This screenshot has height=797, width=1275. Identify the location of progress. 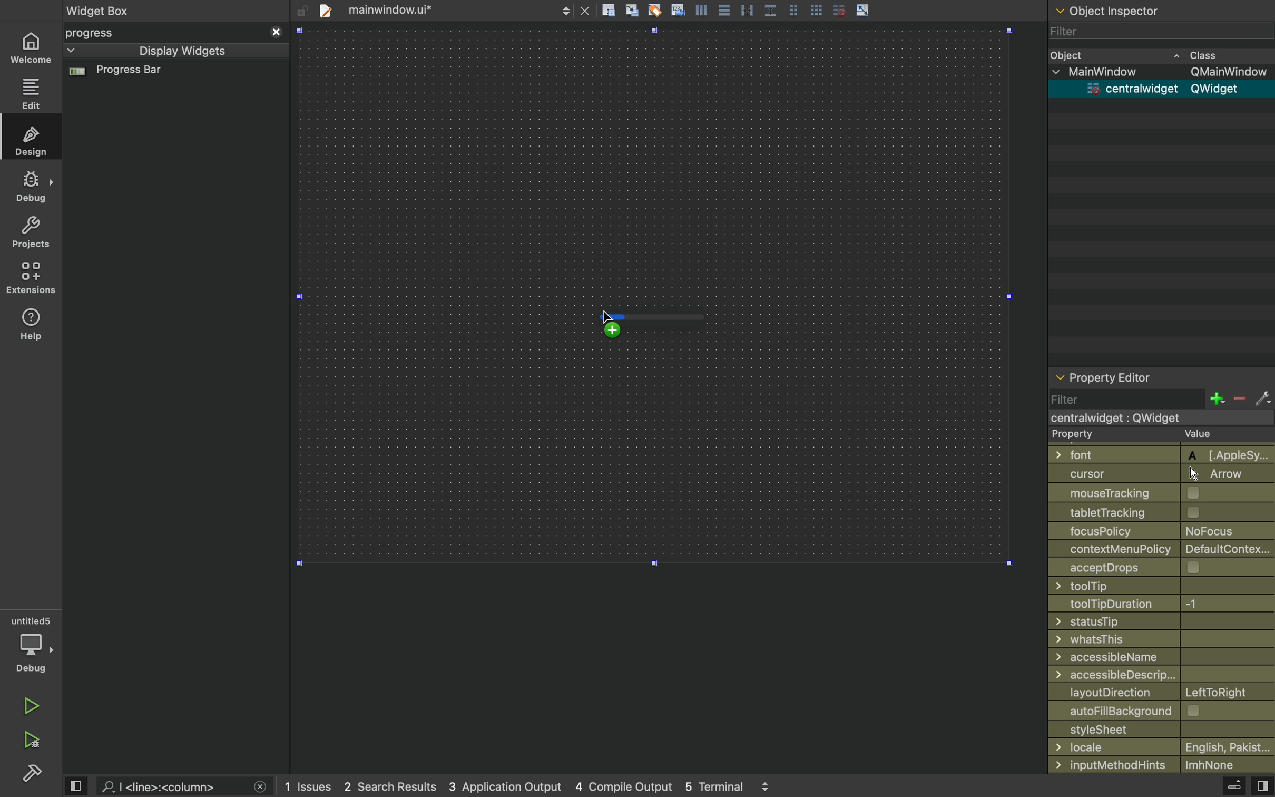
(175, 33).